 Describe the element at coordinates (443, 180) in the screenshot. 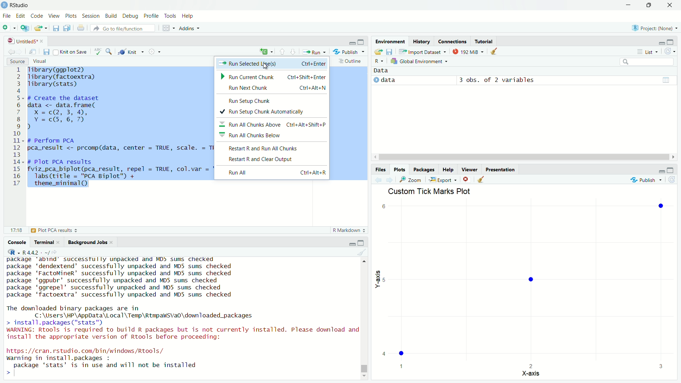

I see `export` at that location.